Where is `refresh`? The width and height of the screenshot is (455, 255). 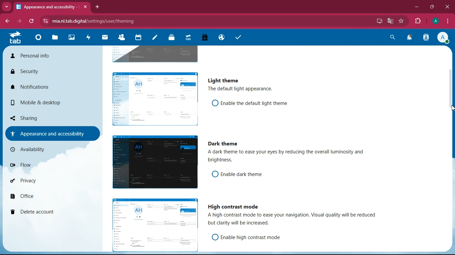
refresh is located at coordinates (30, 22).